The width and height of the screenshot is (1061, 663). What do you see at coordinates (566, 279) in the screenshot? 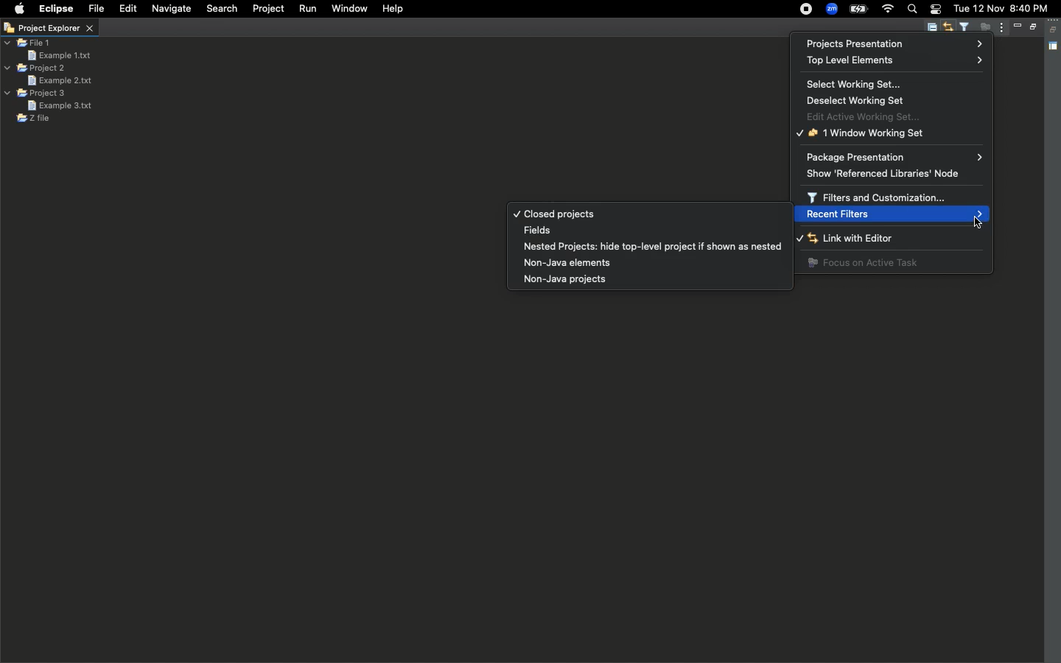
I see `Non-java projects` at bounding box center [566, 279].